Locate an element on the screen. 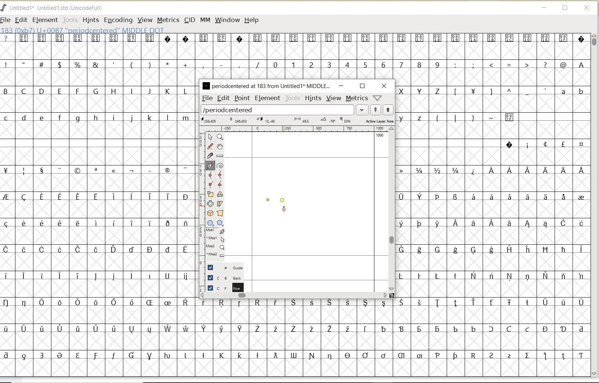  guide is located at coordinates (223, 268).